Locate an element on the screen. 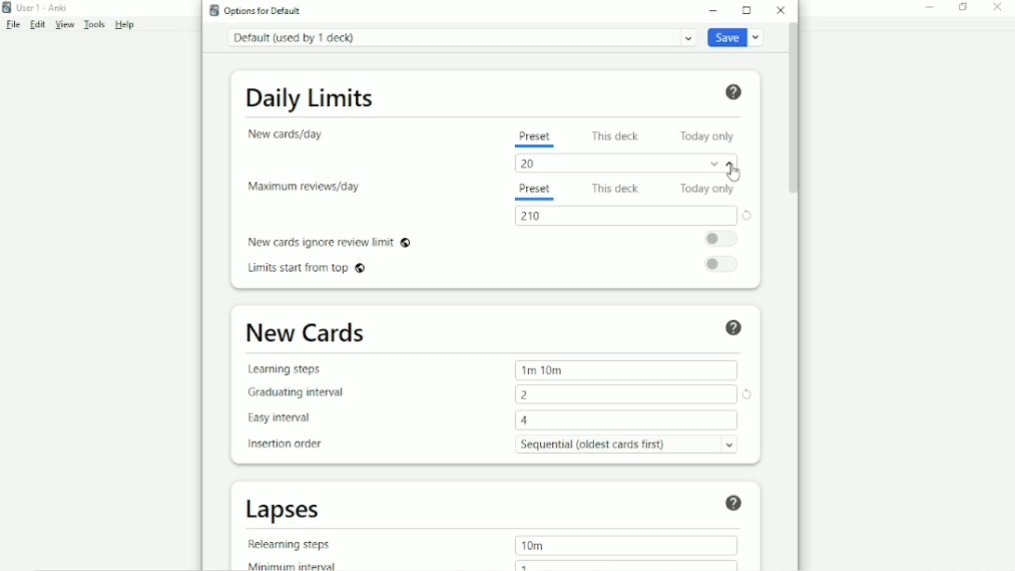 This screenshot has width=1015, height=571. Insertion order is located at coordinates (286, 445).